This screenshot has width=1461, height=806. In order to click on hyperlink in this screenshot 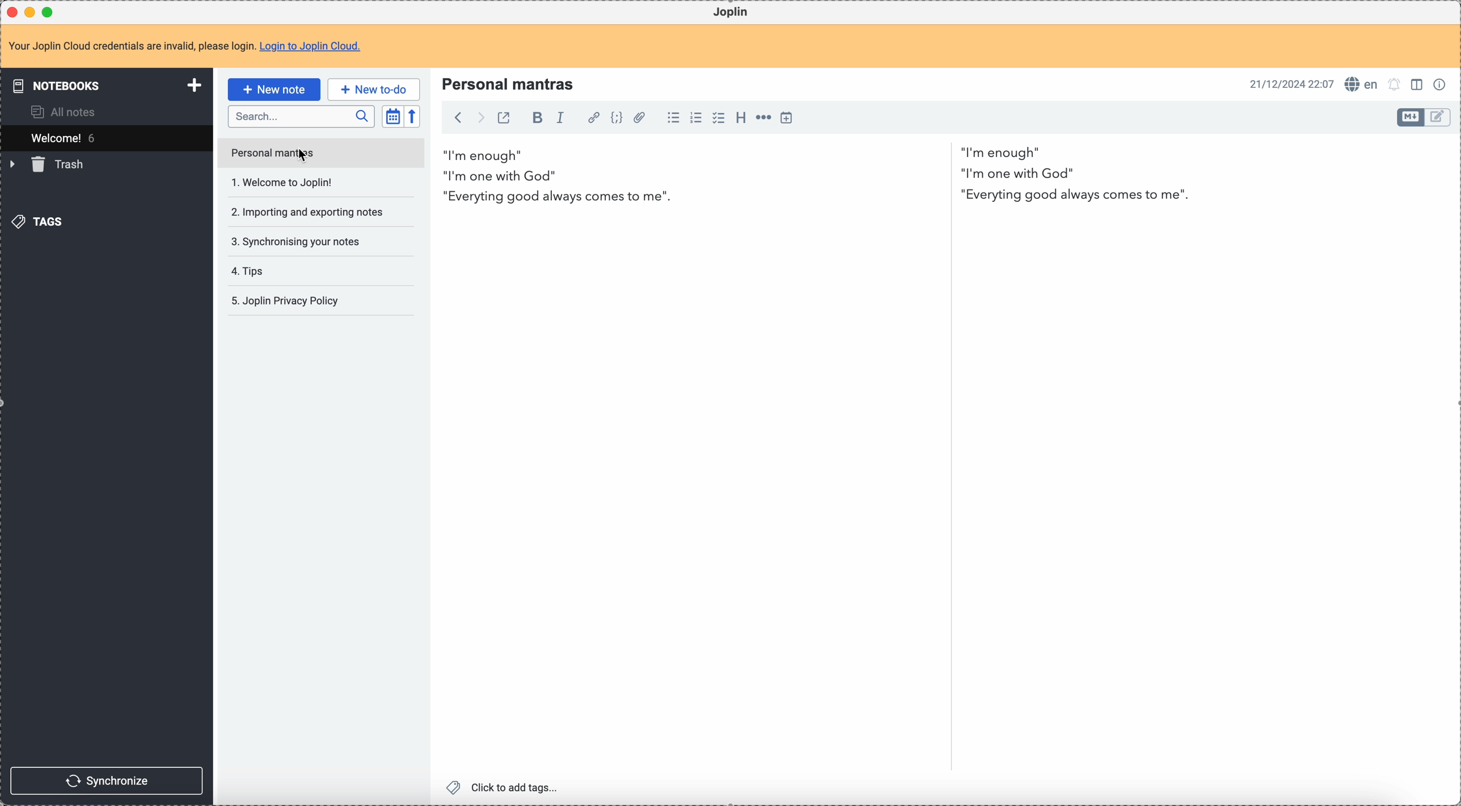, I will do `click(592, 119)`.